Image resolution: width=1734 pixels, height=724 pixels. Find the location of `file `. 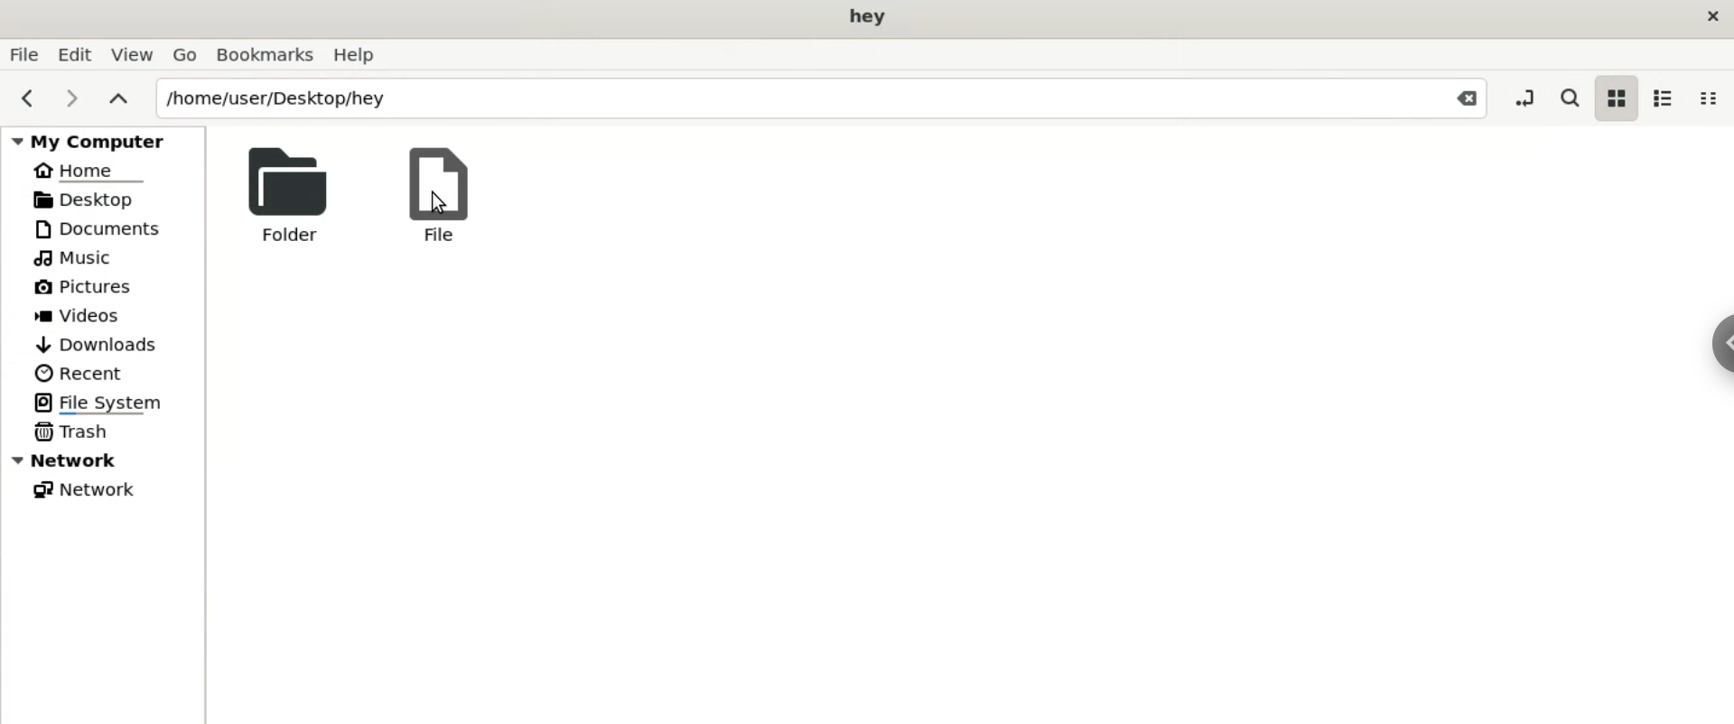

file  is located at coordinates (23, 55).